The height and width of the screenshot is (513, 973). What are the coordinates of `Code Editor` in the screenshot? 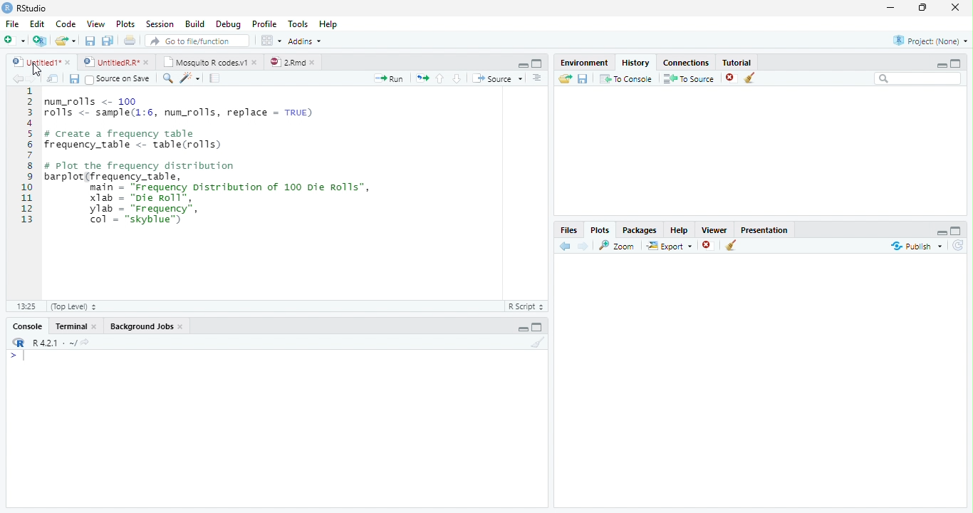 It's located at (266, 193).